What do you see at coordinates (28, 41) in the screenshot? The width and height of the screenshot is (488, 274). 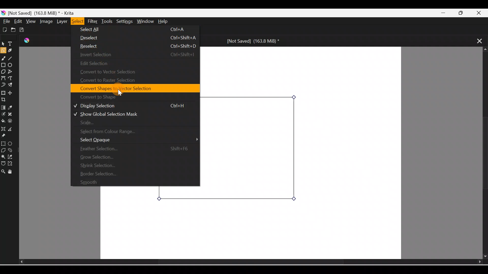 I see `Krita Logo` at bounding box center [28, 41].